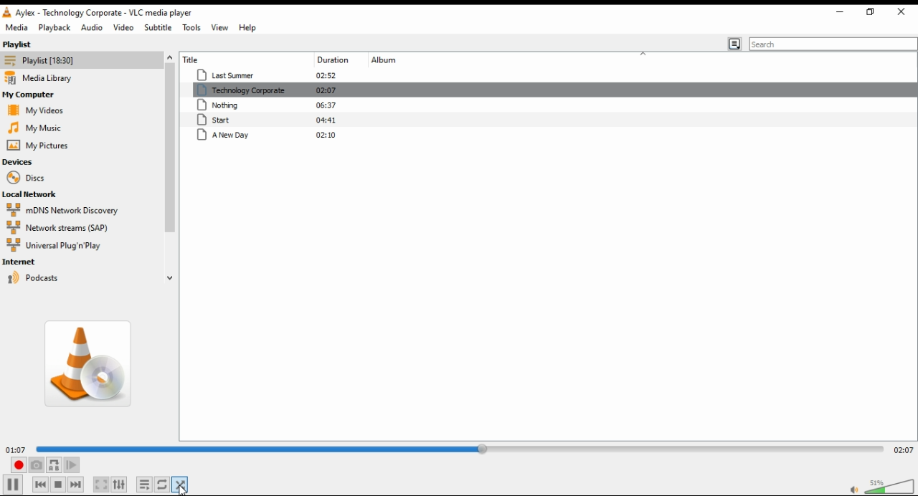 This screenshot has width=918, height=496. Describe the element at coordinates (7, 11) in the screenshot. I see `vlc icon` at that location.